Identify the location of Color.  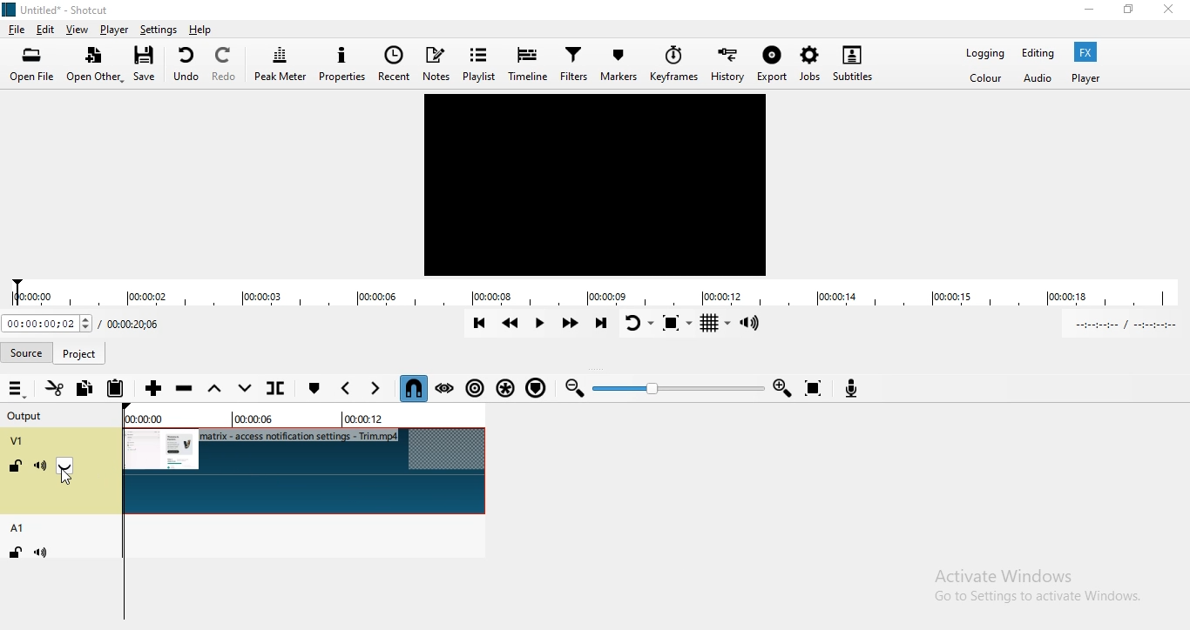
(988, 79).